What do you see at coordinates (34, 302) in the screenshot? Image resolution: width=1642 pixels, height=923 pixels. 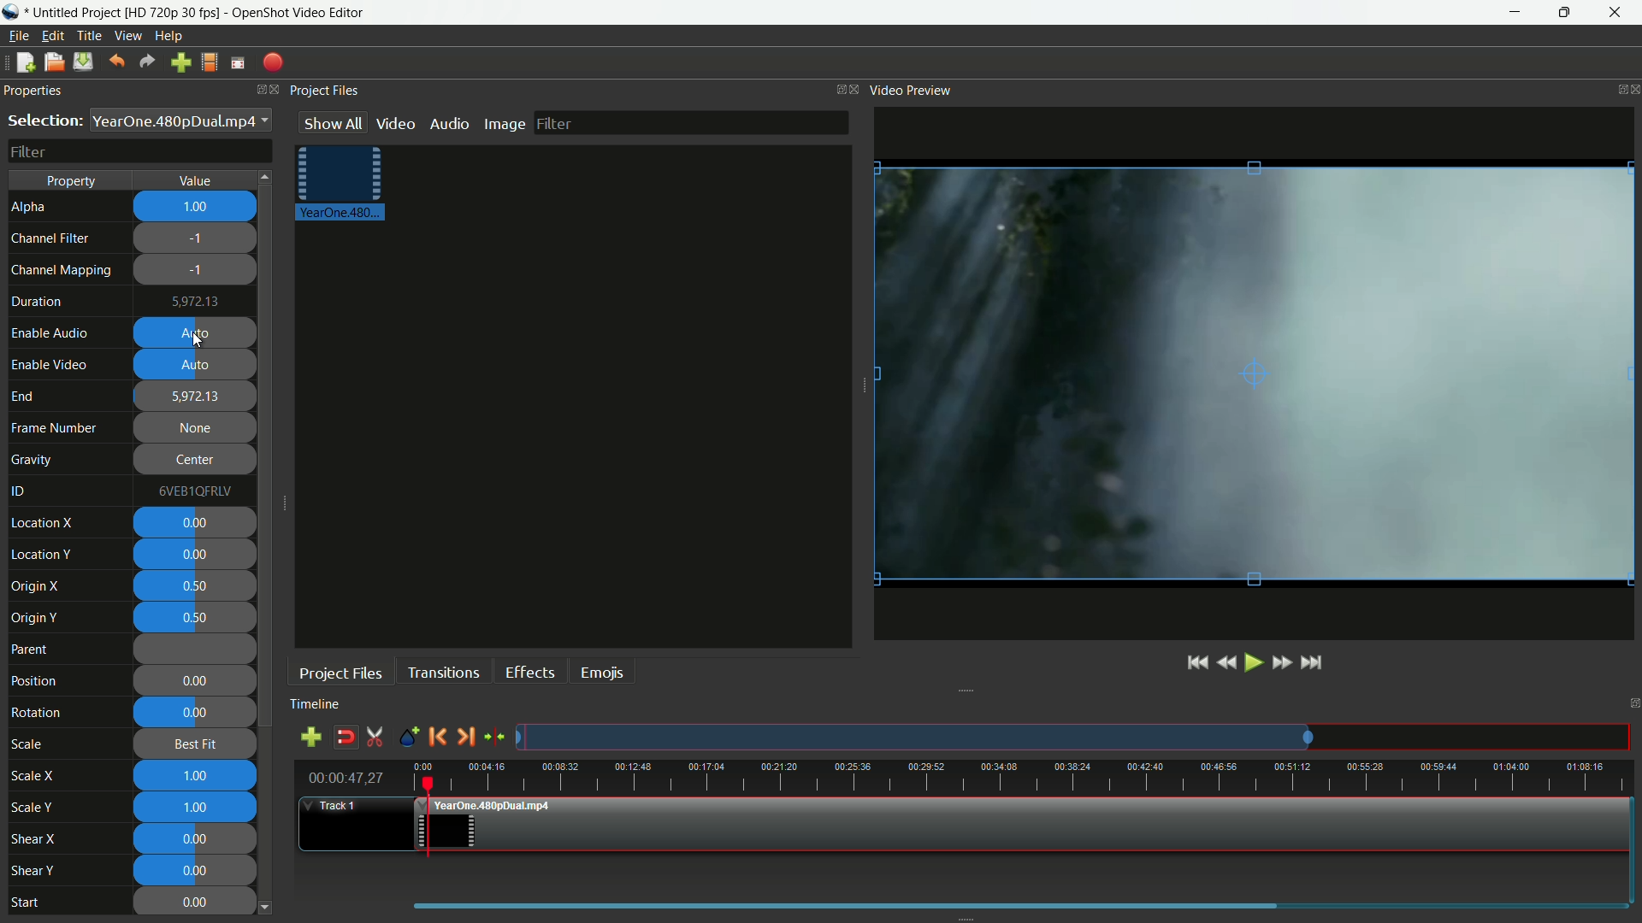 I see `duration` at bounding box center [34, 302].